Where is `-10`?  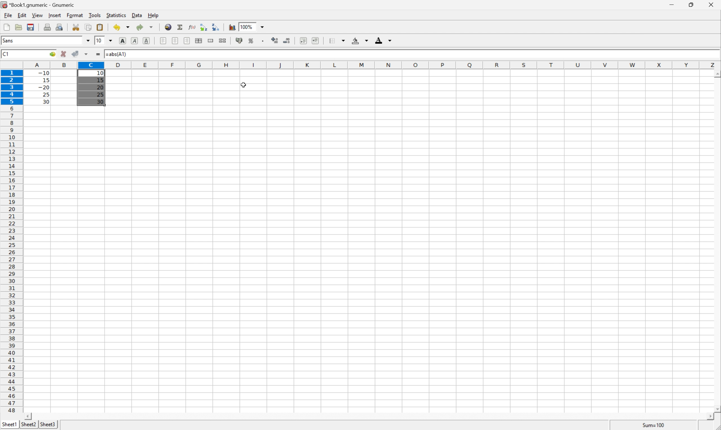 -10 is located at coordinates (44, 72).